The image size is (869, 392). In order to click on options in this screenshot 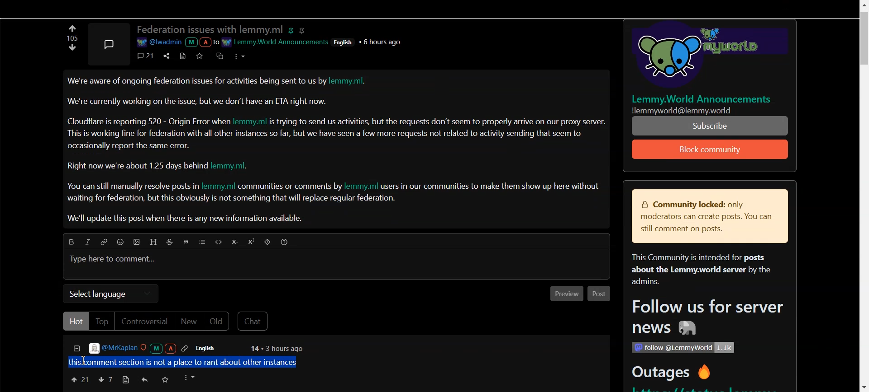, I will do `click(239, 56)`.